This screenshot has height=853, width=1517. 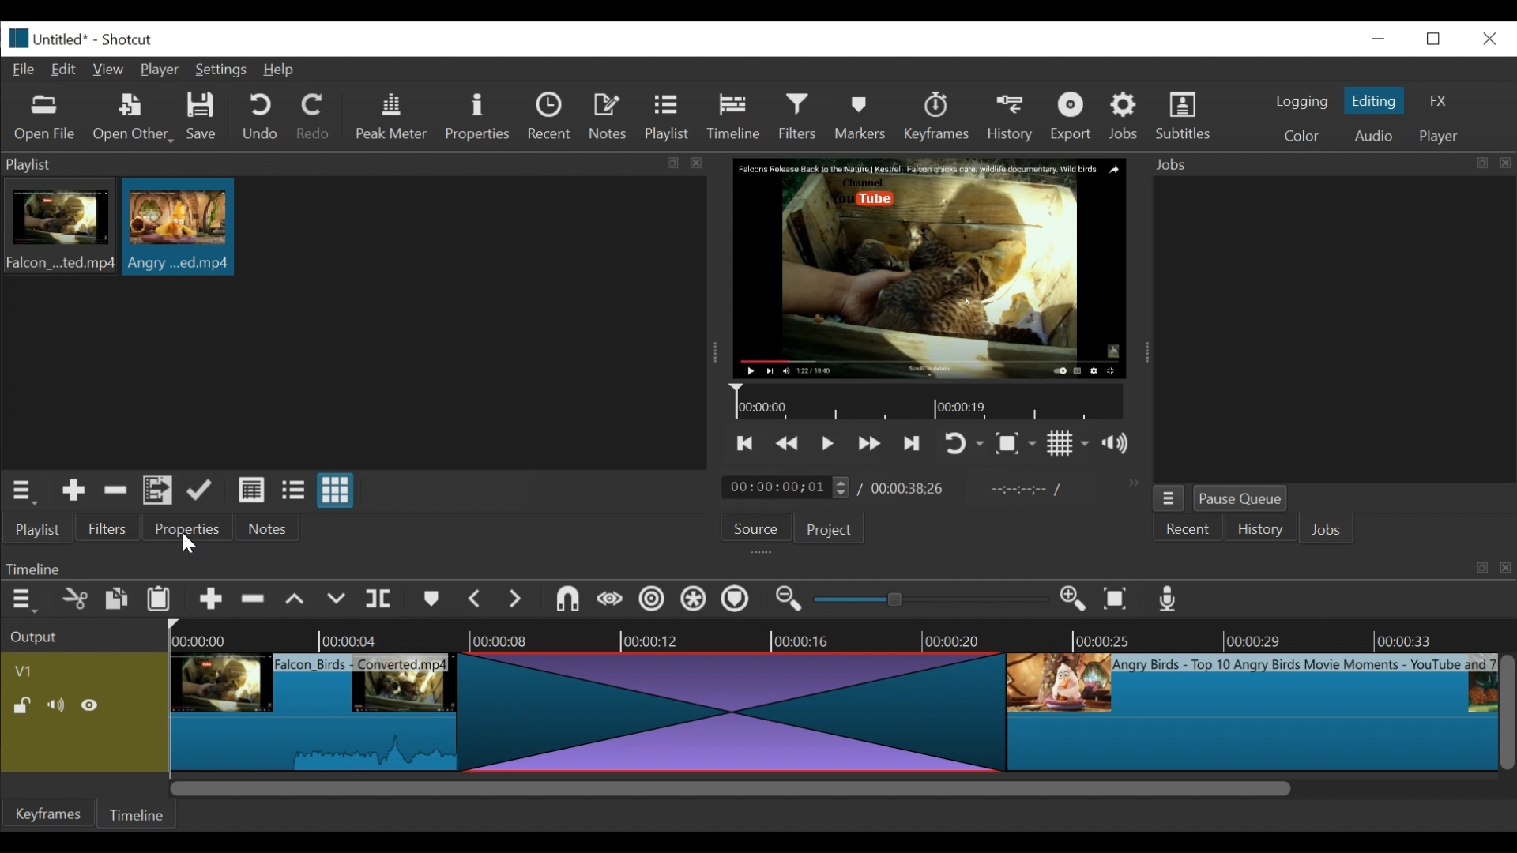 What do you see at coordinates (871, 445) in the screenshot?
I see `play forward quickly` at bounding box center [871, 445].